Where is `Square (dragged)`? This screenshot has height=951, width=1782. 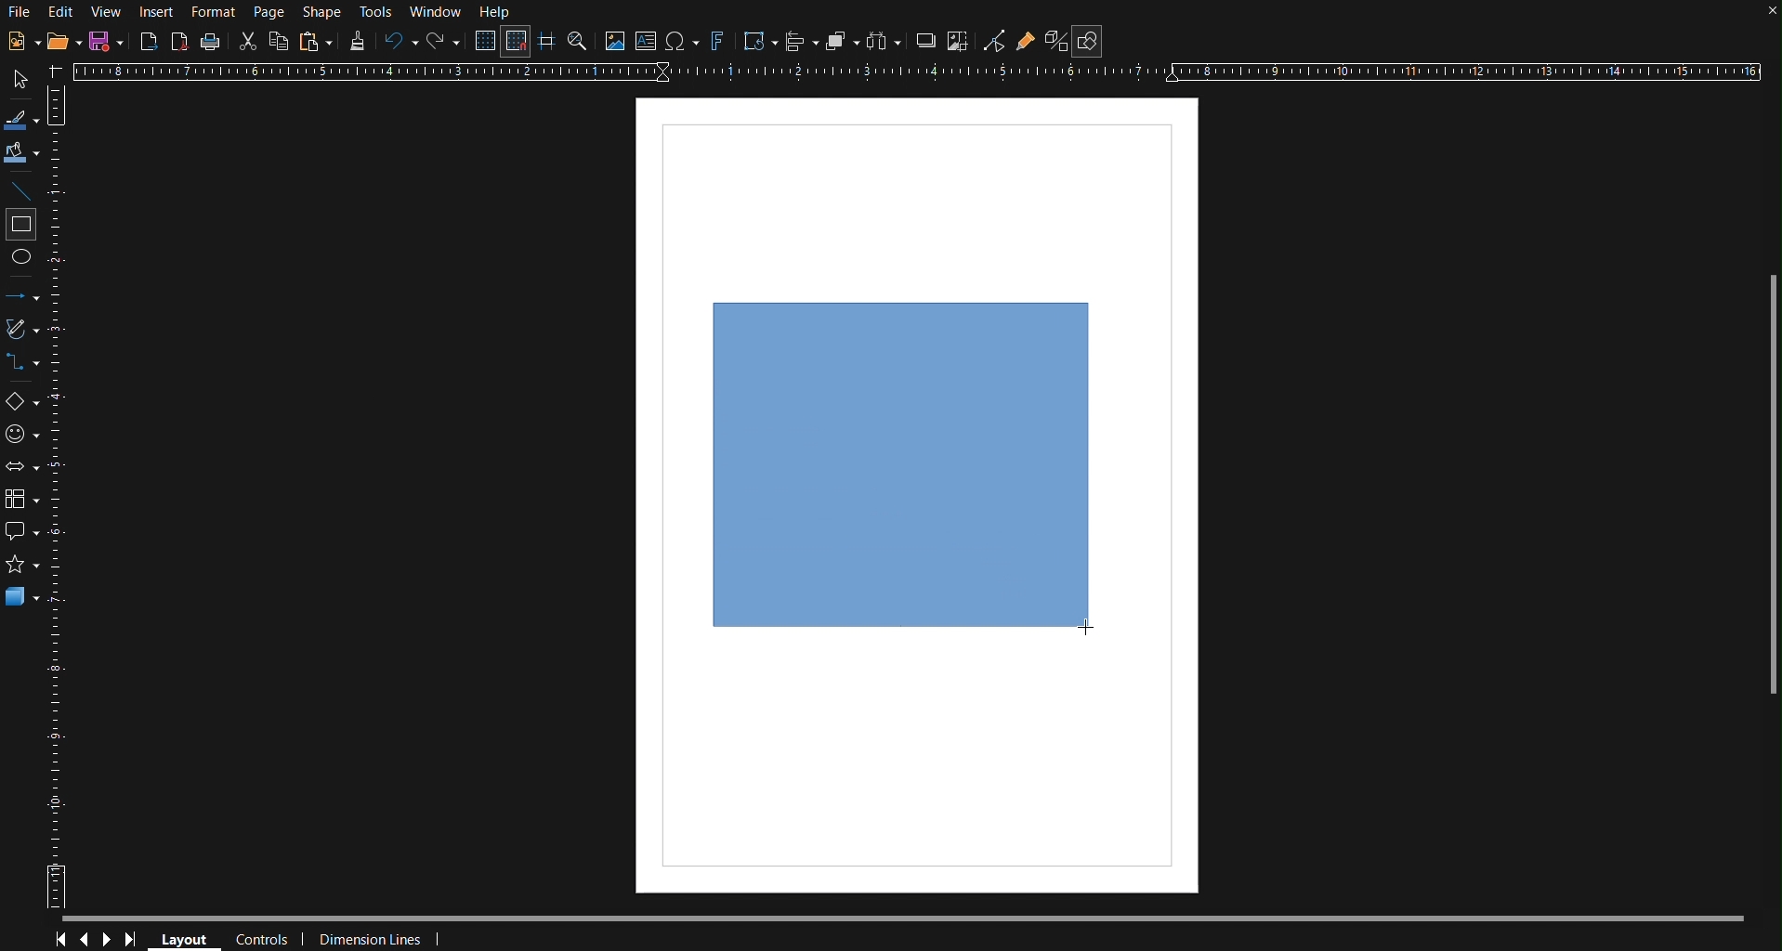 Square (dragged) is located at coordinates (901, 464).